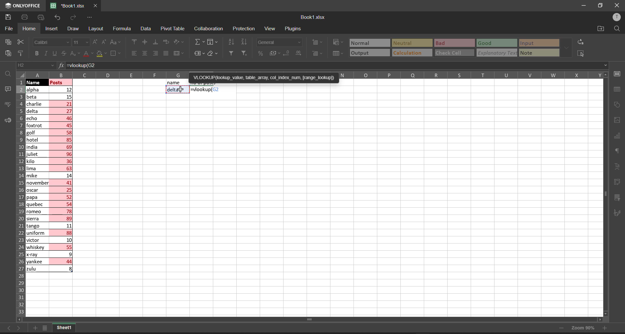 The width and height of the screenshot is (625, 334). I want to click on orientation, so click(180, 42).